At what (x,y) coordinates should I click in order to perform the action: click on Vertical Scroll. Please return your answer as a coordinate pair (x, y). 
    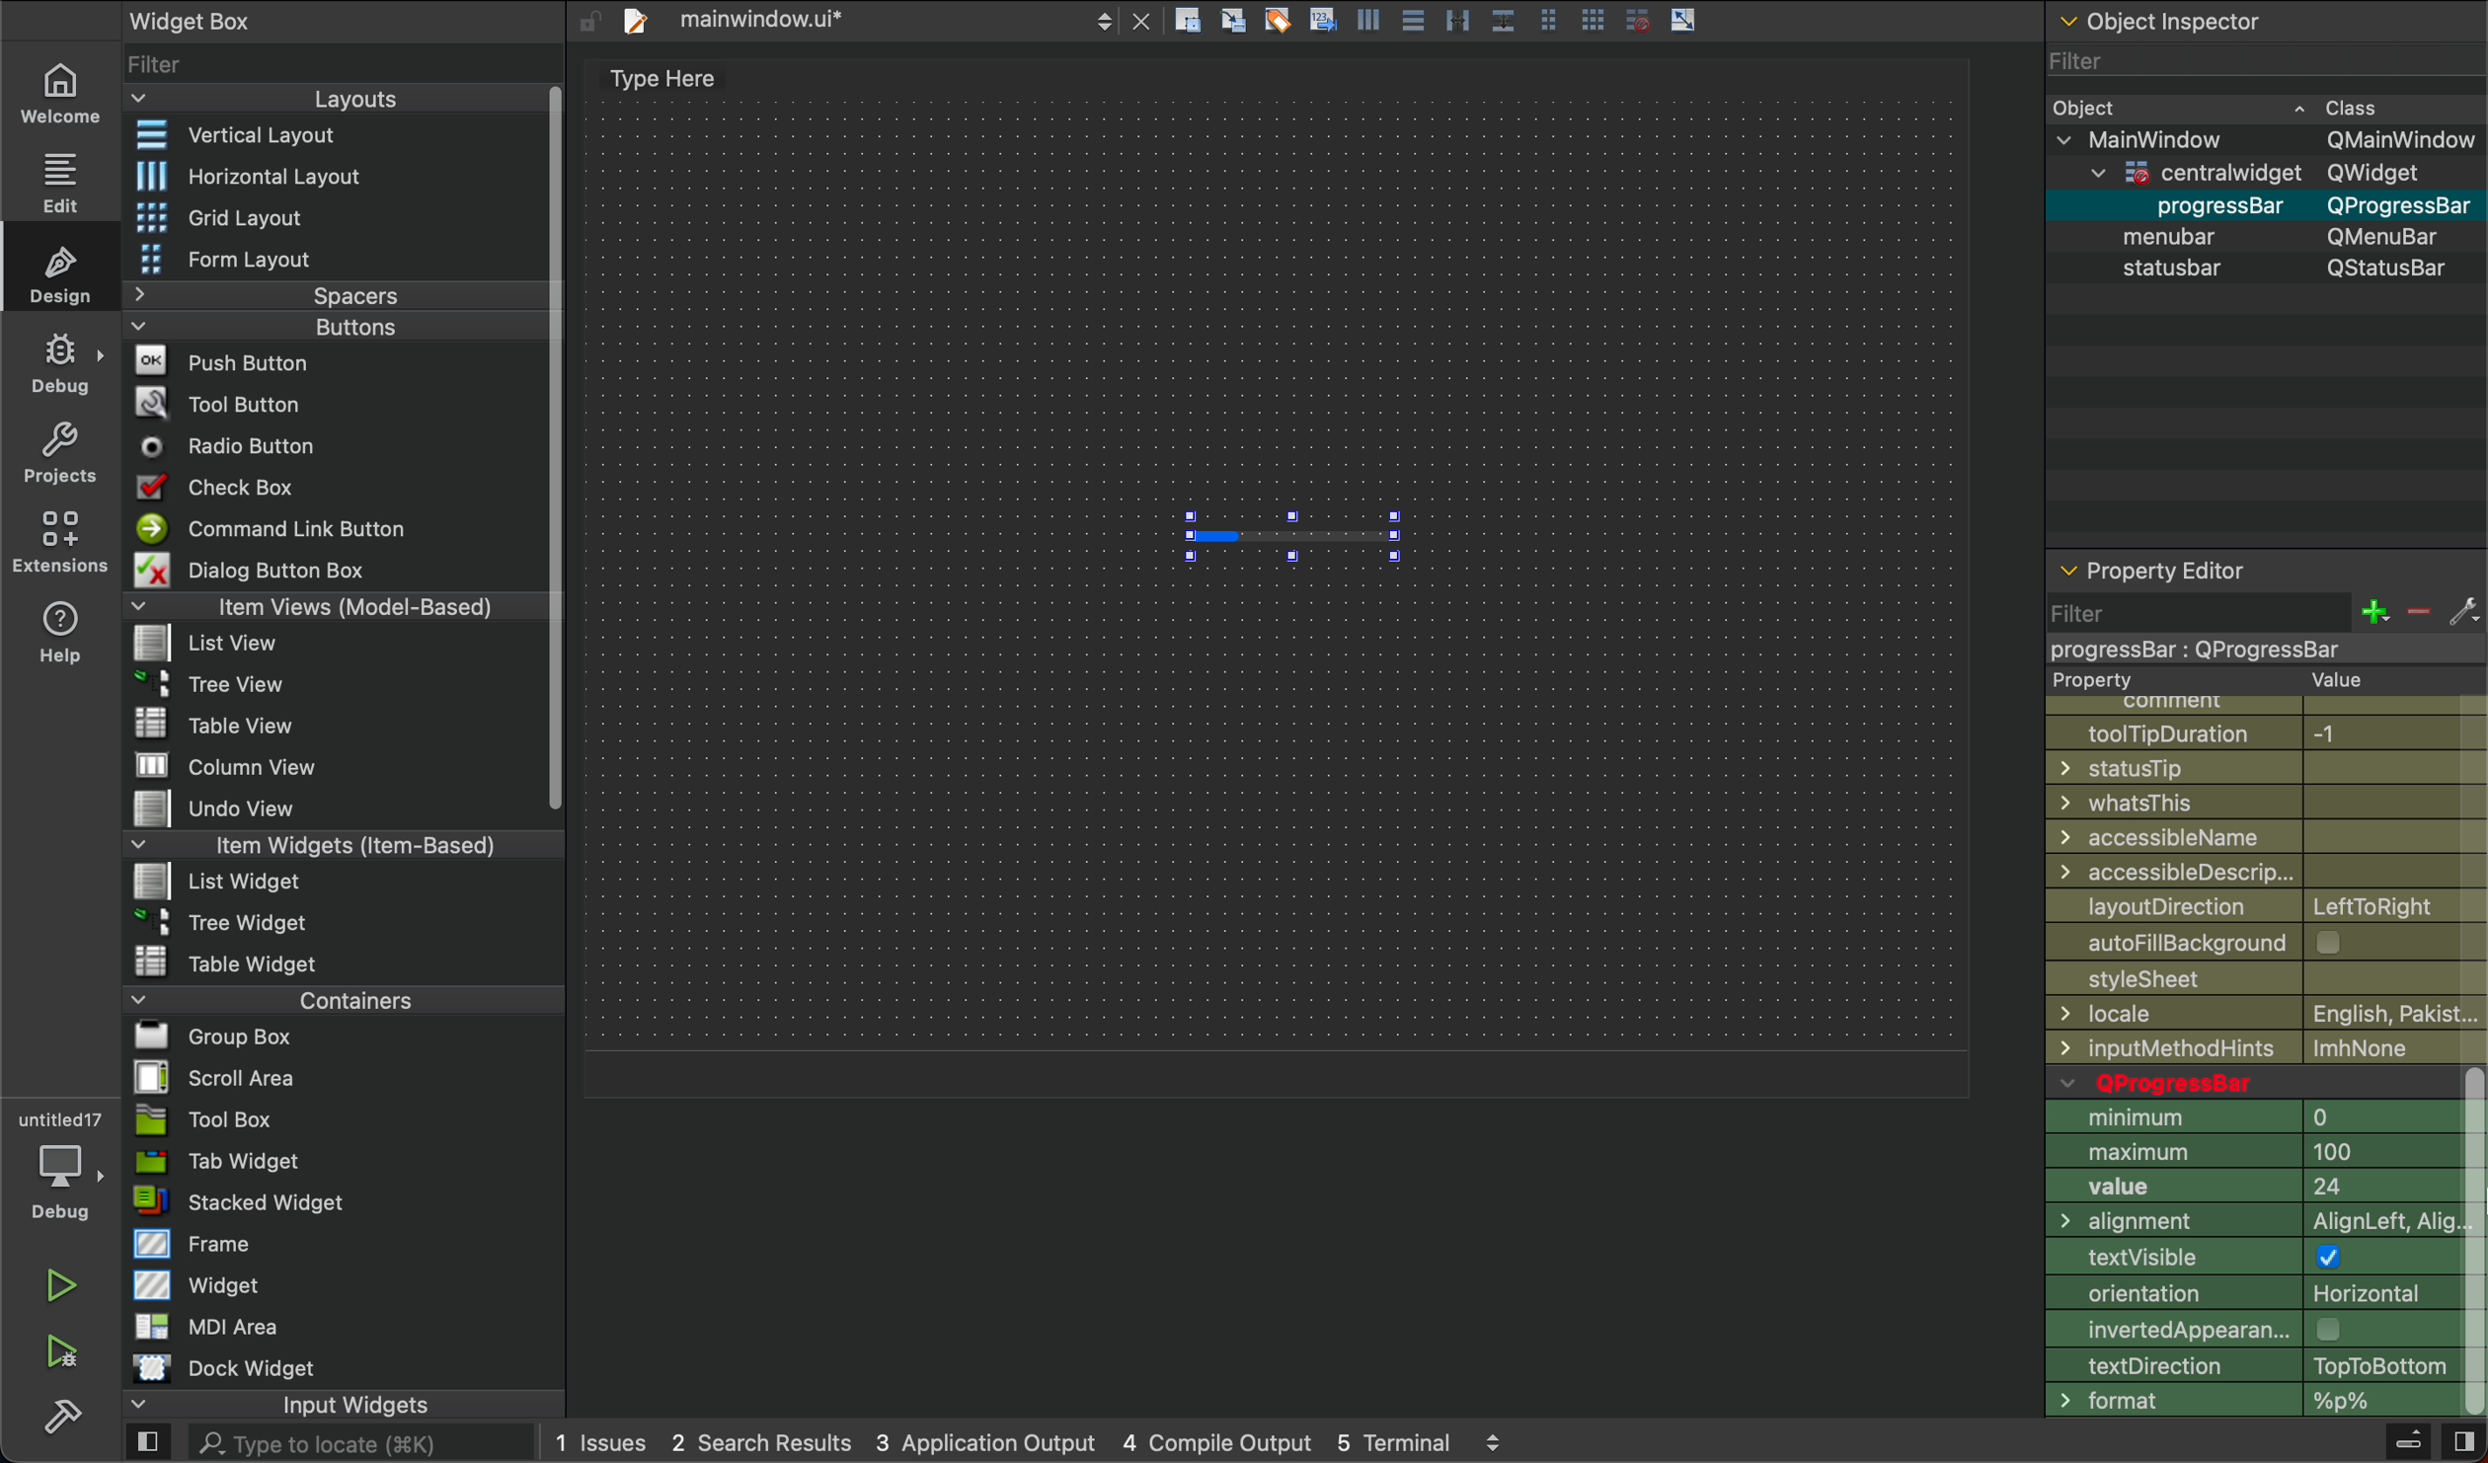
    Looking at the image, I should click on (550, 450).